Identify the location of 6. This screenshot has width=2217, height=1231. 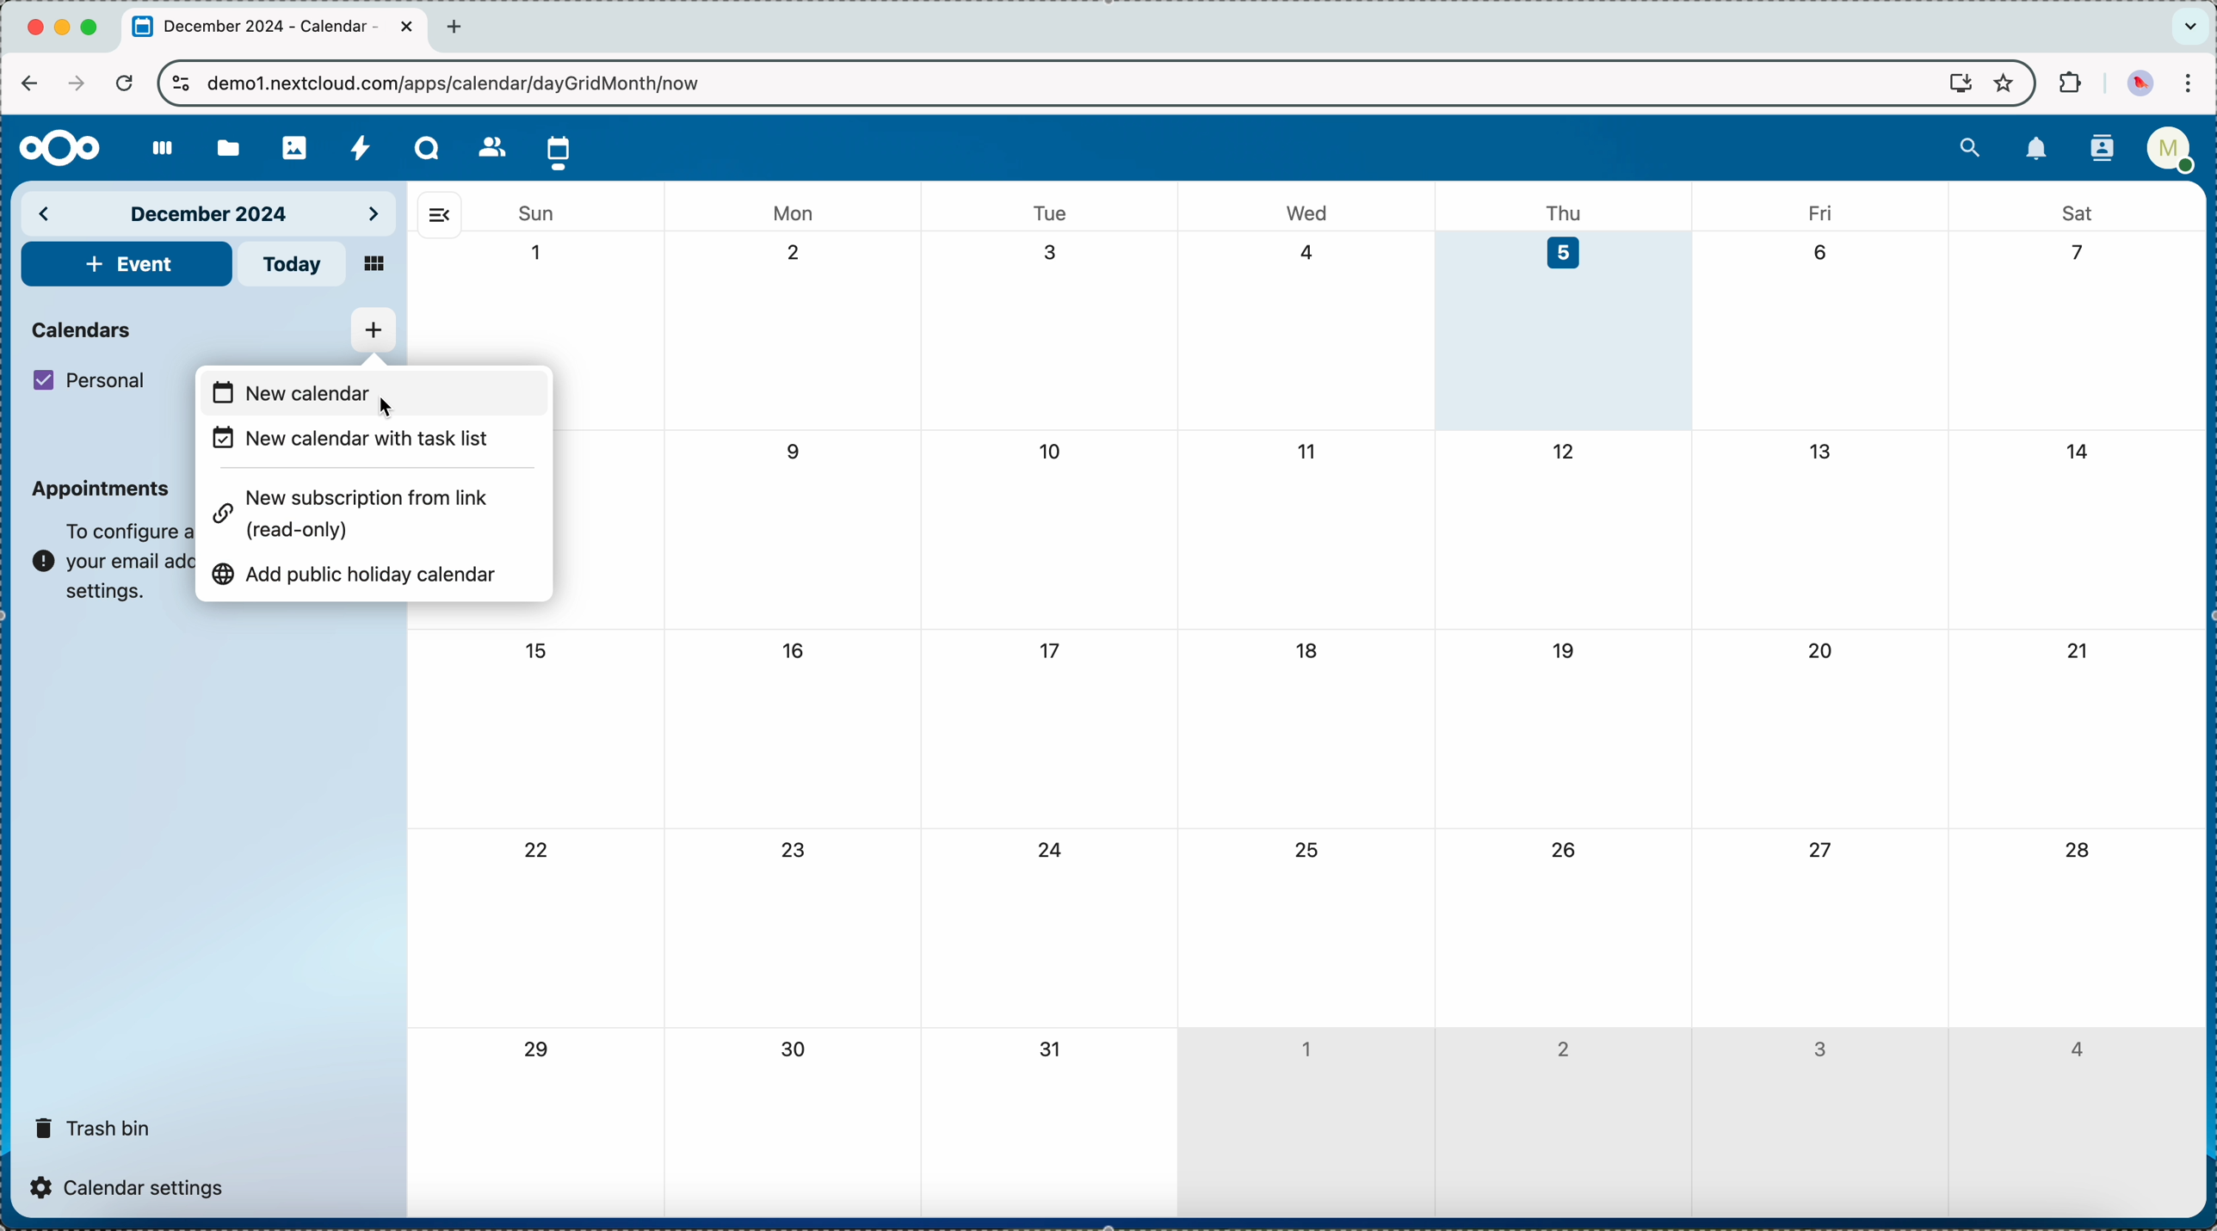
(1820, 249).